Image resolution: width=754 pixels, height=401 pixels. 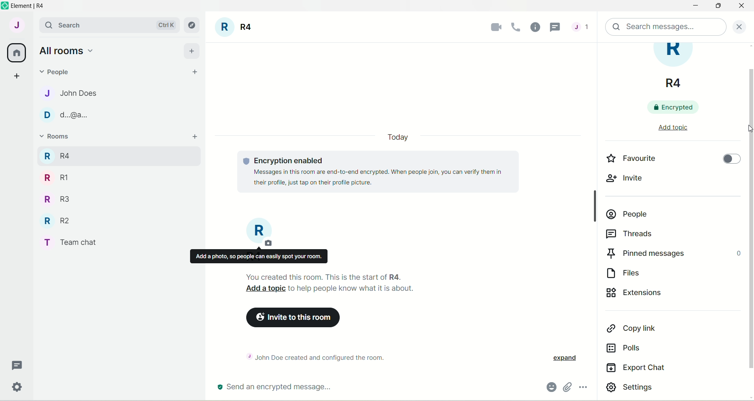 What do you see at coordinates (384, 171) in the screenshot?
I see `© Encryption enabled
Messages in this room are end-to-end encrypted. When people join, you can verify them in their
profile, just tap on their profile picture.` at bounding box center [384, 171].